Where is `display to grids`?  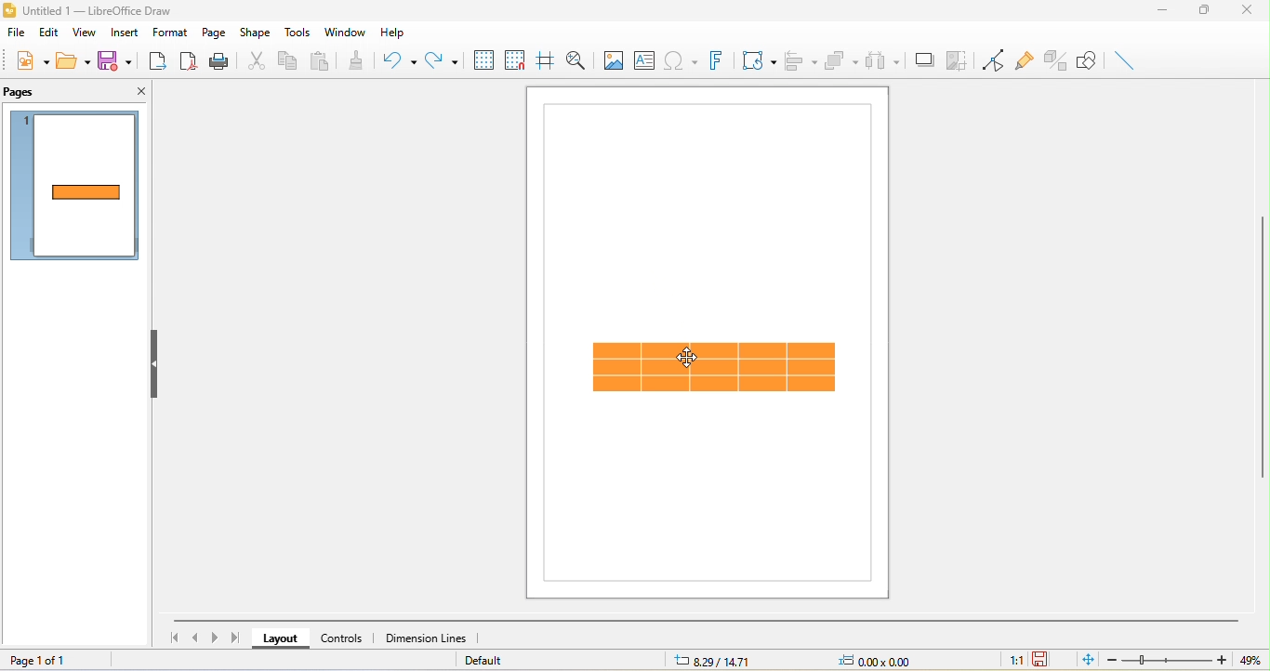
display to grids is located at coordinates (482, 59).